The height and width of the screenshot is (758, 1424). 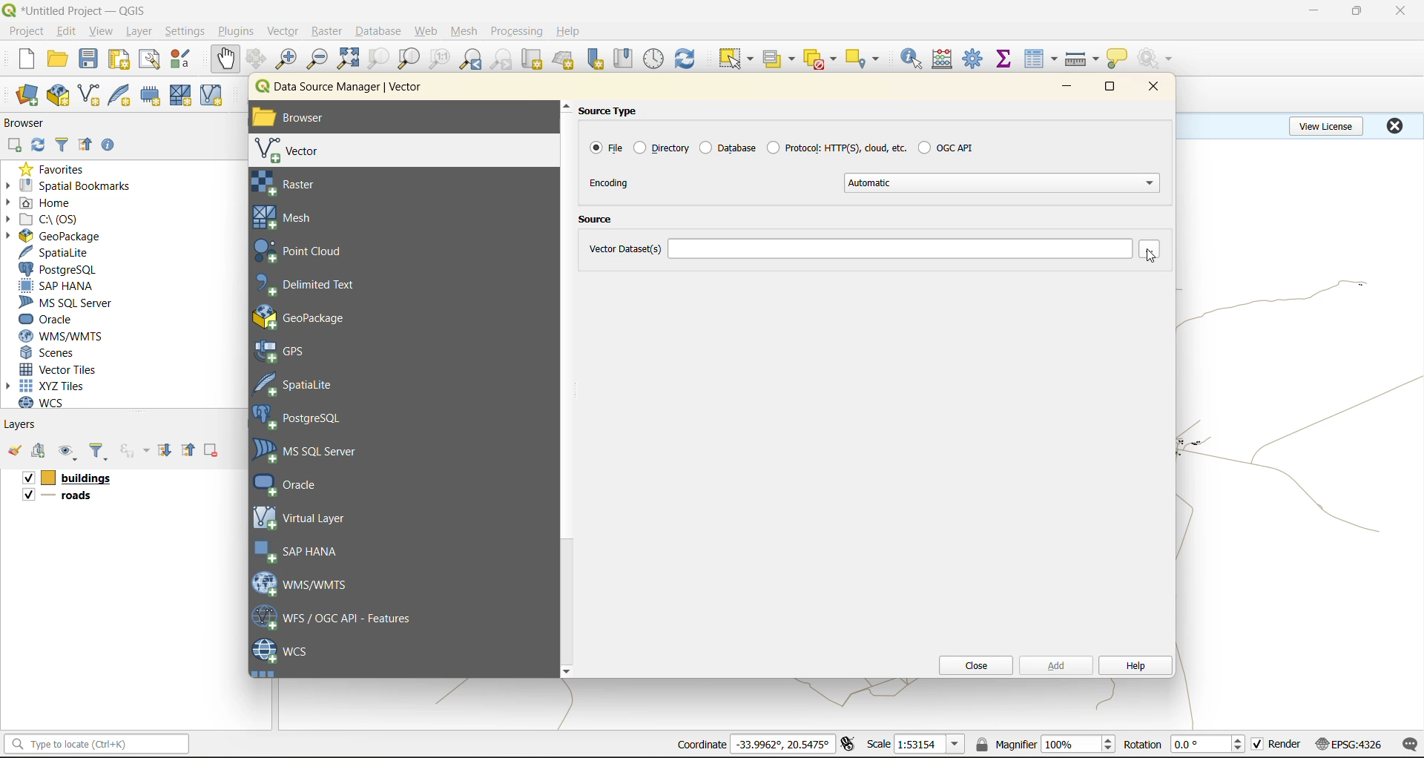 I want to click on database, so click(x=383, y=33).